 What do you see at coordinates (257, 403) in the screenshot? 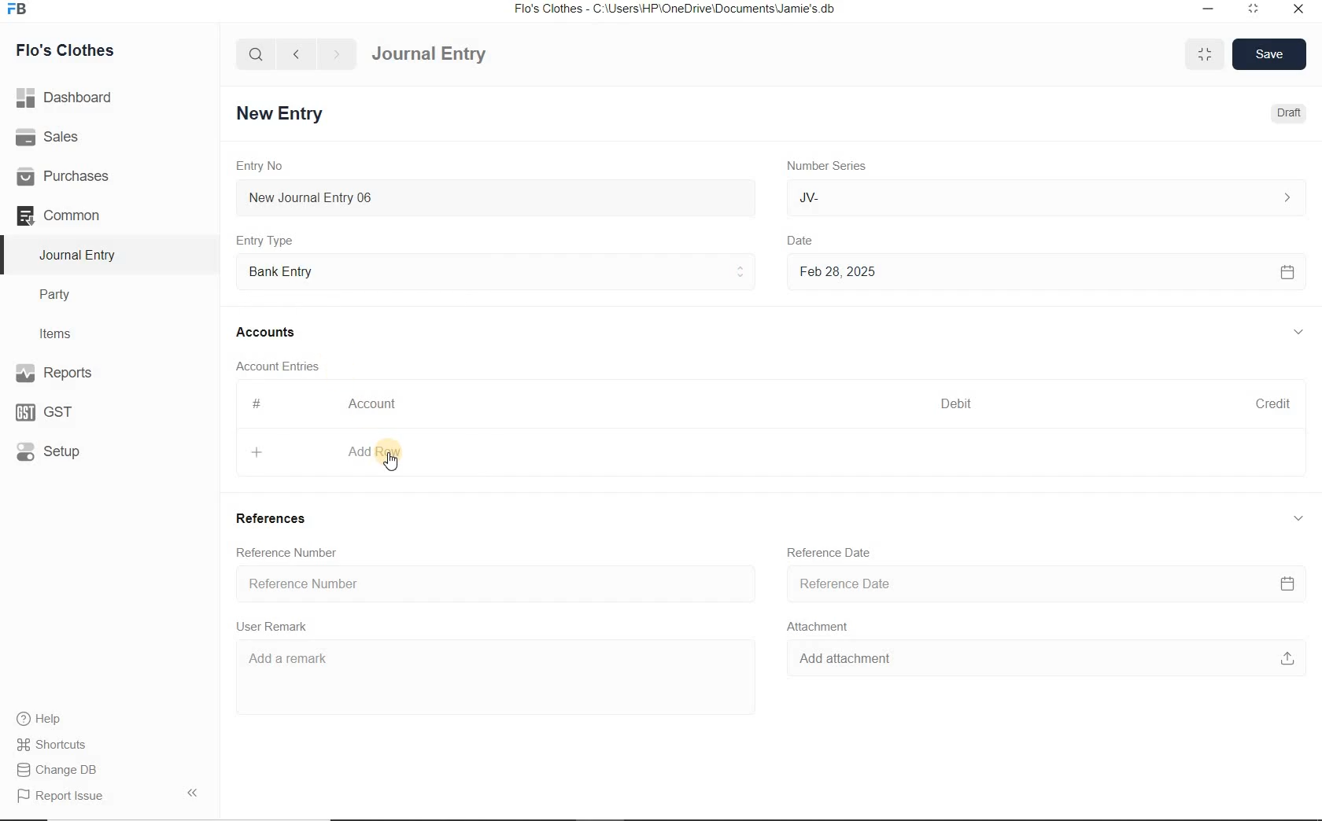
I see `#` at bounding box center [257, 403].